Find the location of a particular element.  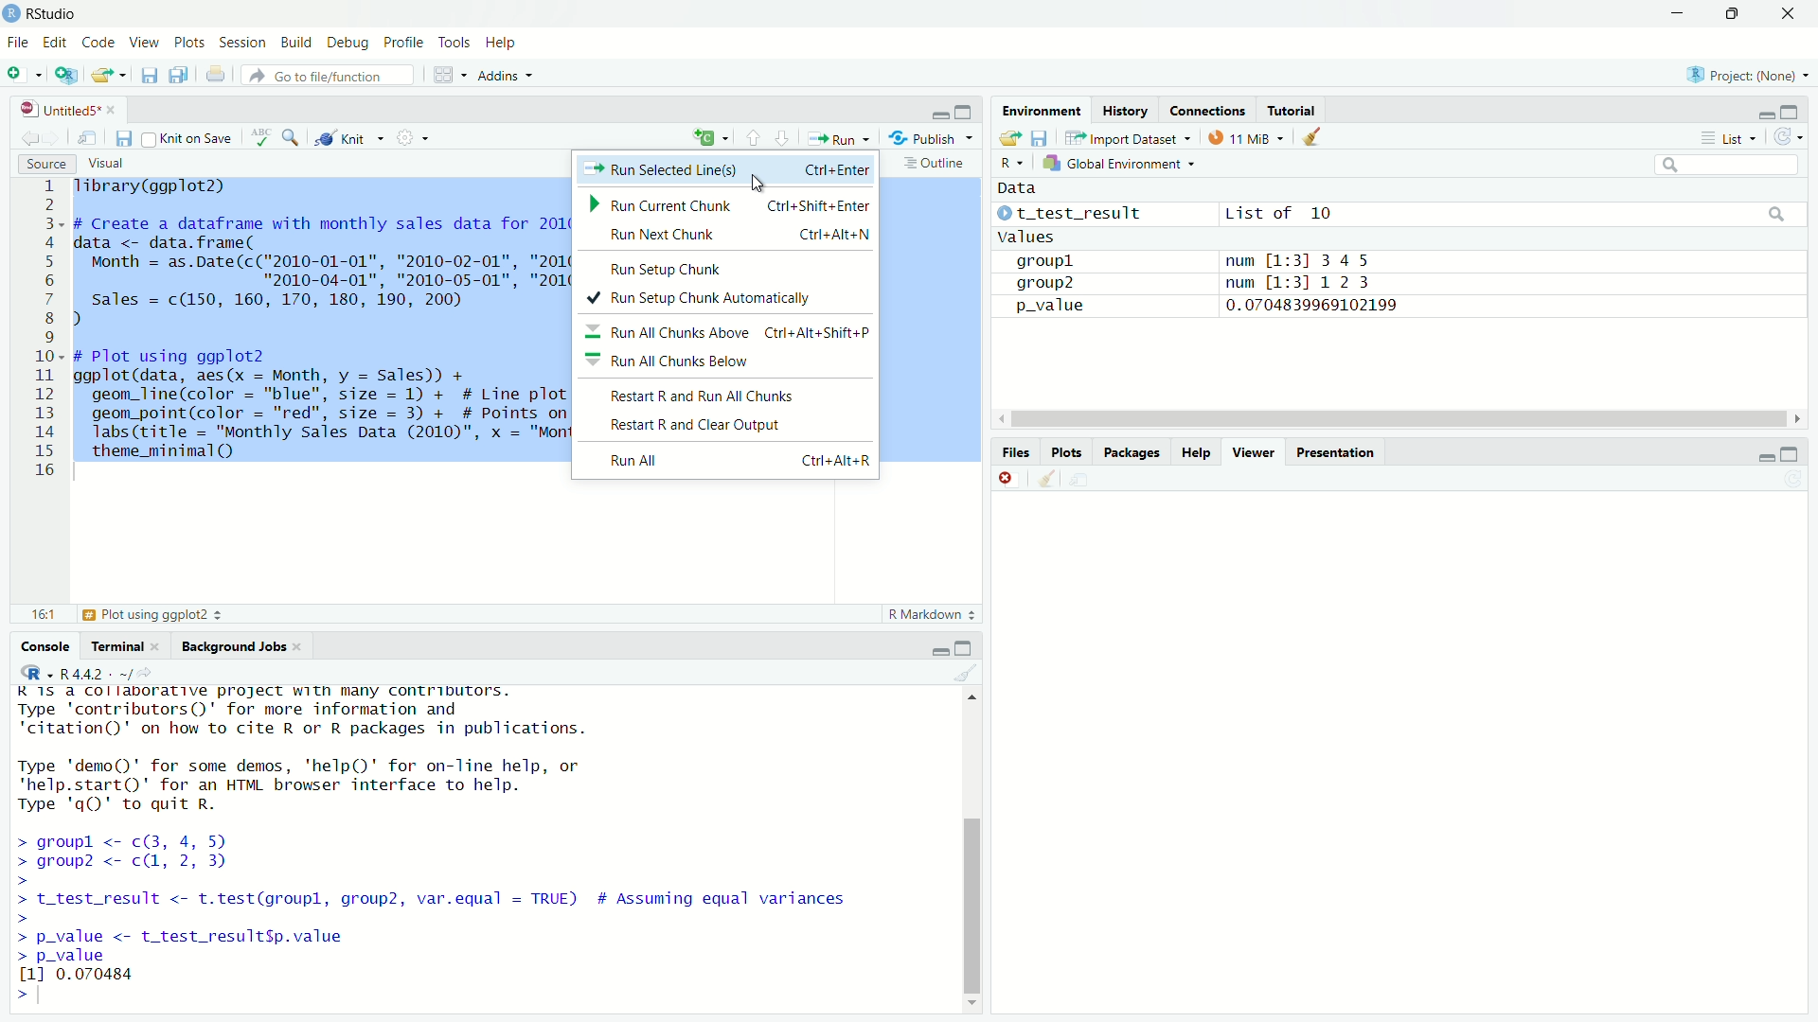

15:18 is located at coordinates (43, 615).